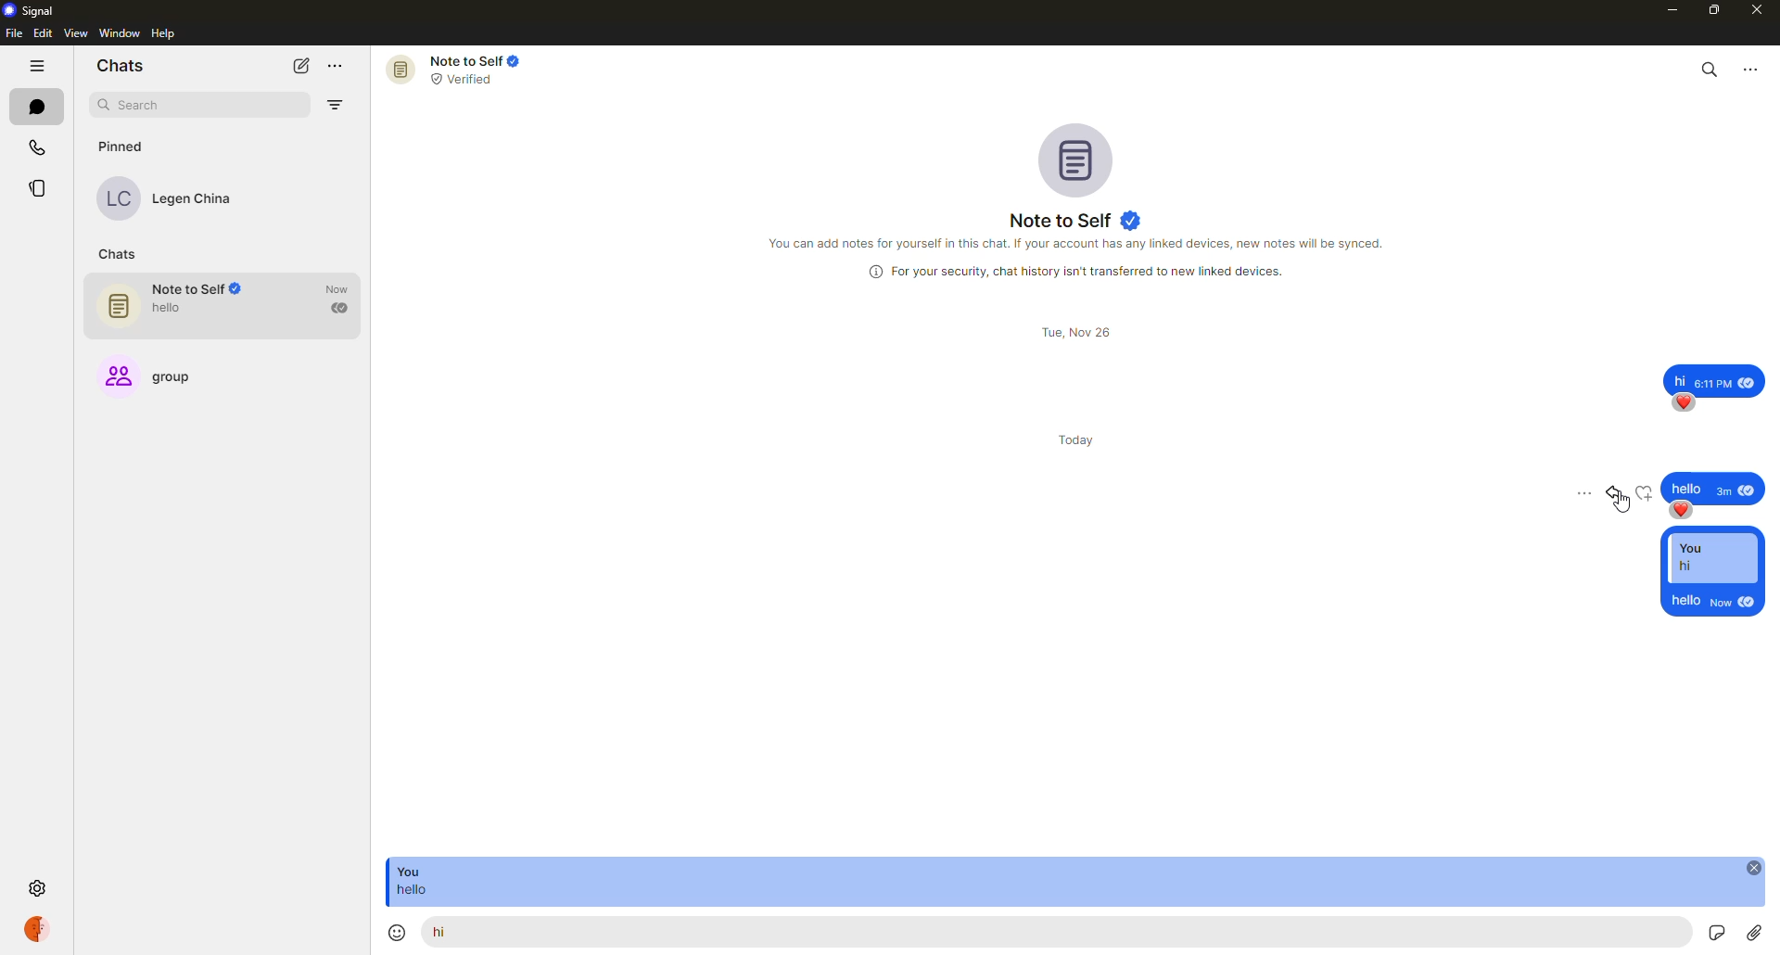 The height and width of the screenshot is (955, 1780). I want to click on signal, so click(31, 11).